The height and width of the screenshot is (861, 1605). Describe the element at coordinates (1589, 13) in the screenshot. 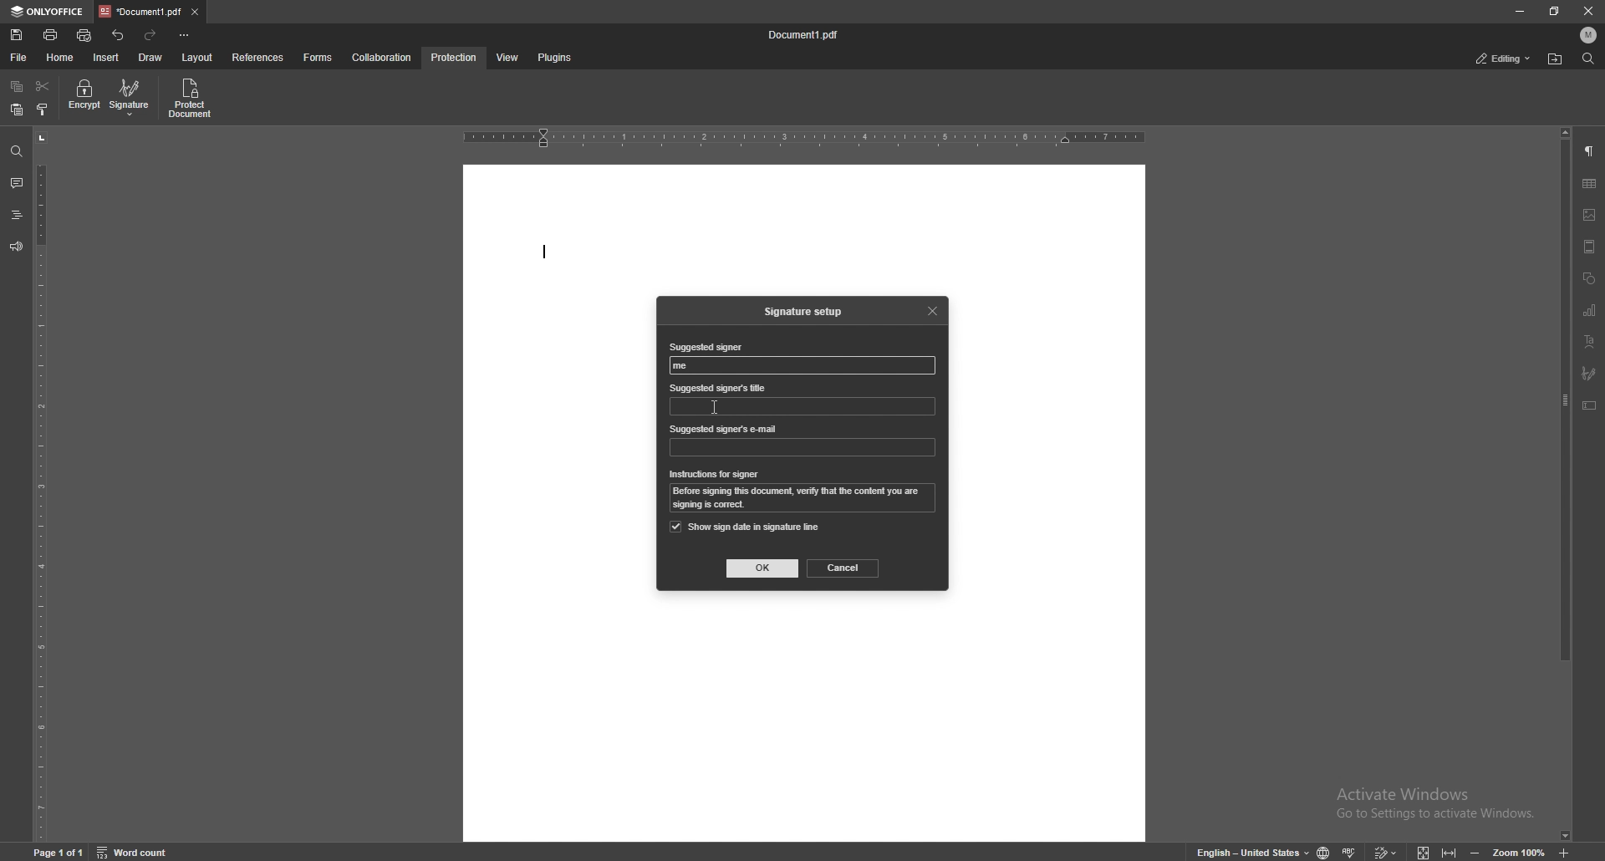

I see `close` at that location.